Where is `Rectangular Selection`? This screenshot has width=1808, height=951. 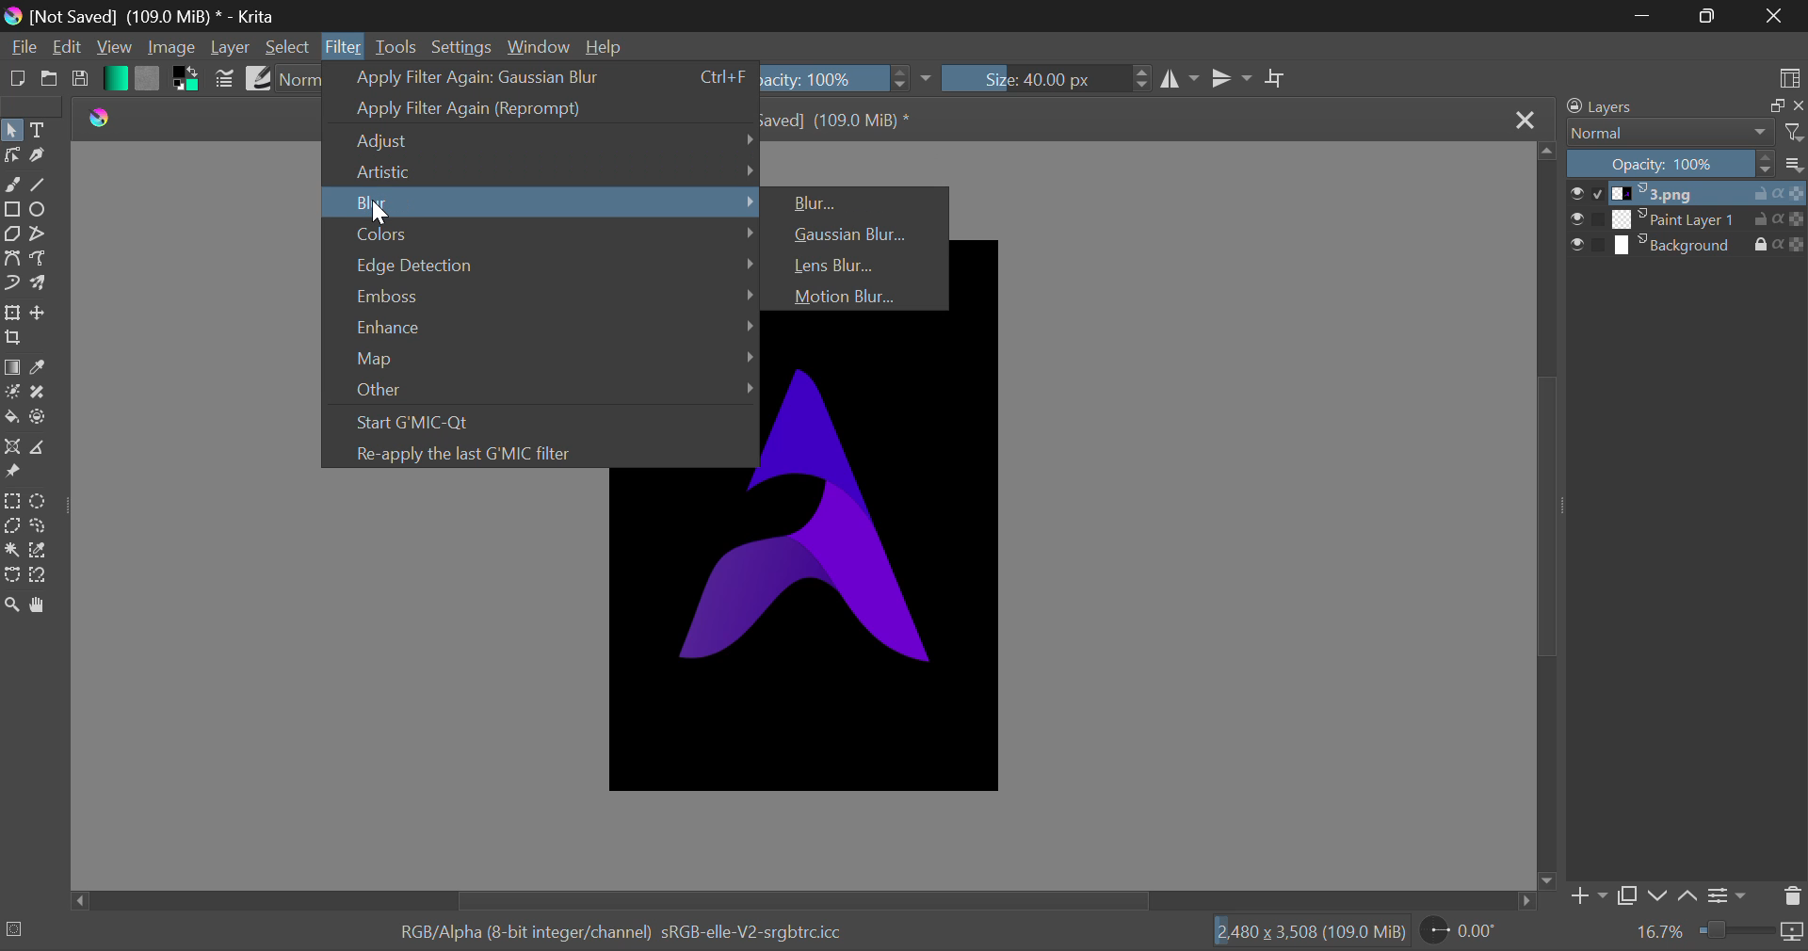 Rectangular Selection is located at coordinates (11, 501).